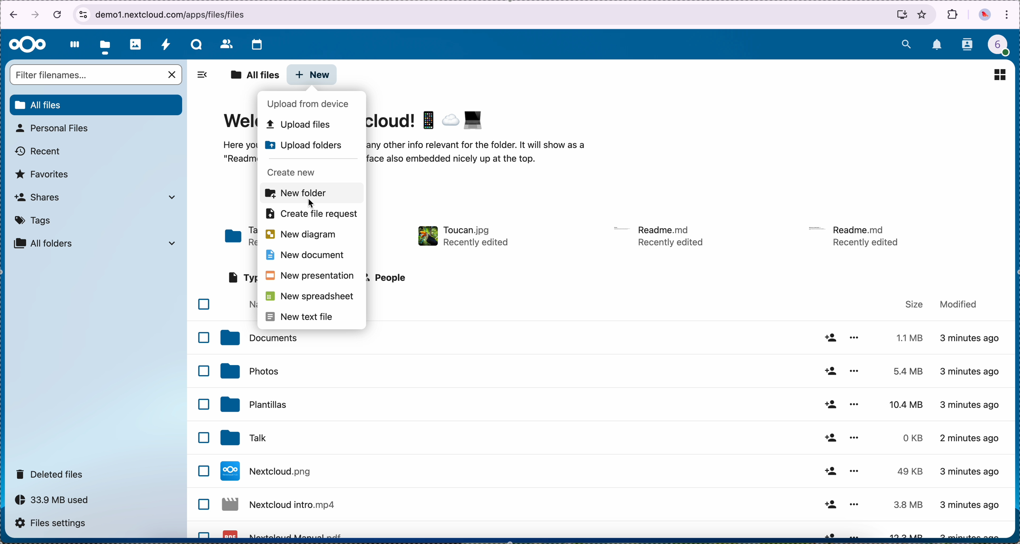 Image resolution: width=1020 pixels, height=544 pixels. I want to click on new presentation, so click(310, 276).